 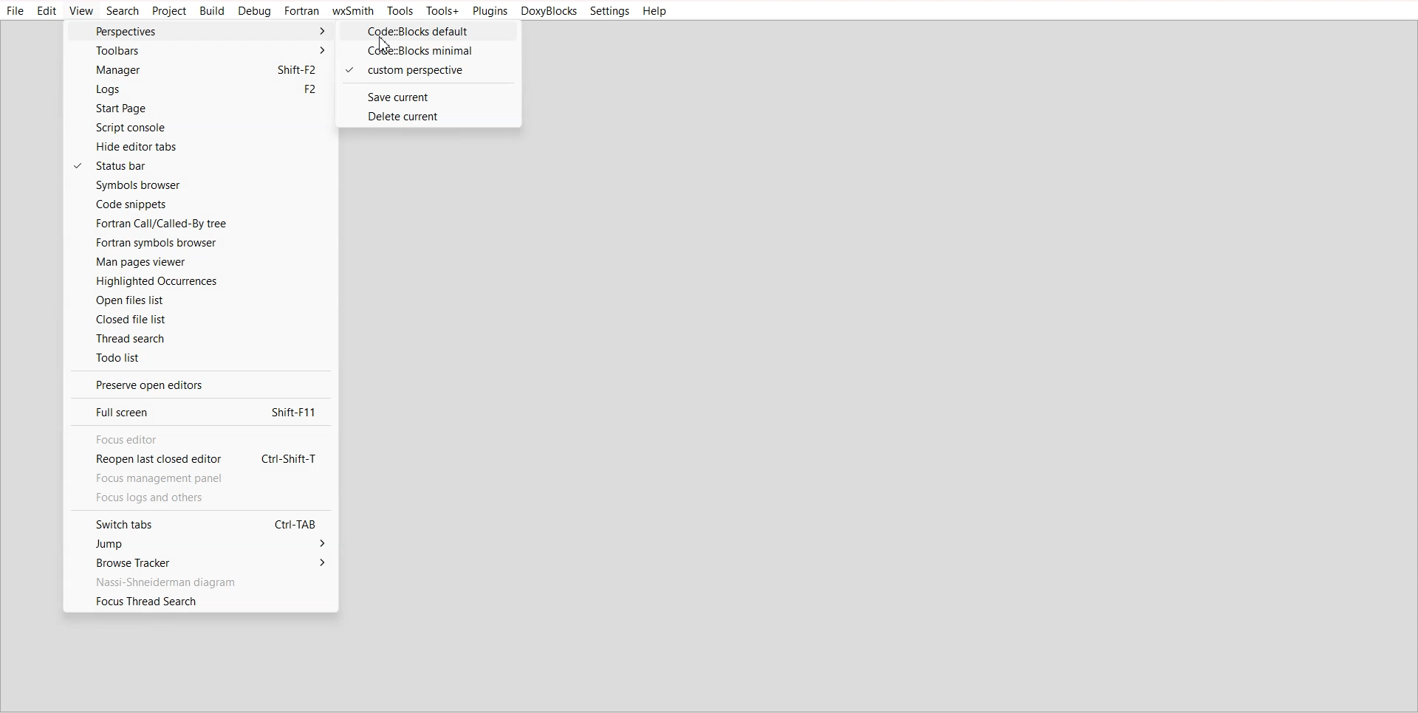 What do you see at coordinates (427, 51) in the screenshot?
I see `CODE::BLOCK minimal` at bounding box center [427, 51].